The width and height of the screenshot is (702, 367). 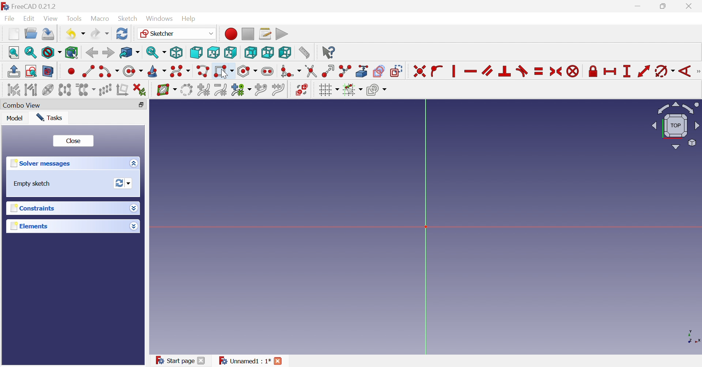 What do you see at coordinates (220, 90) in the screenshot?
I see `Decrease B-spline degree` at bounding box center [220, 90].